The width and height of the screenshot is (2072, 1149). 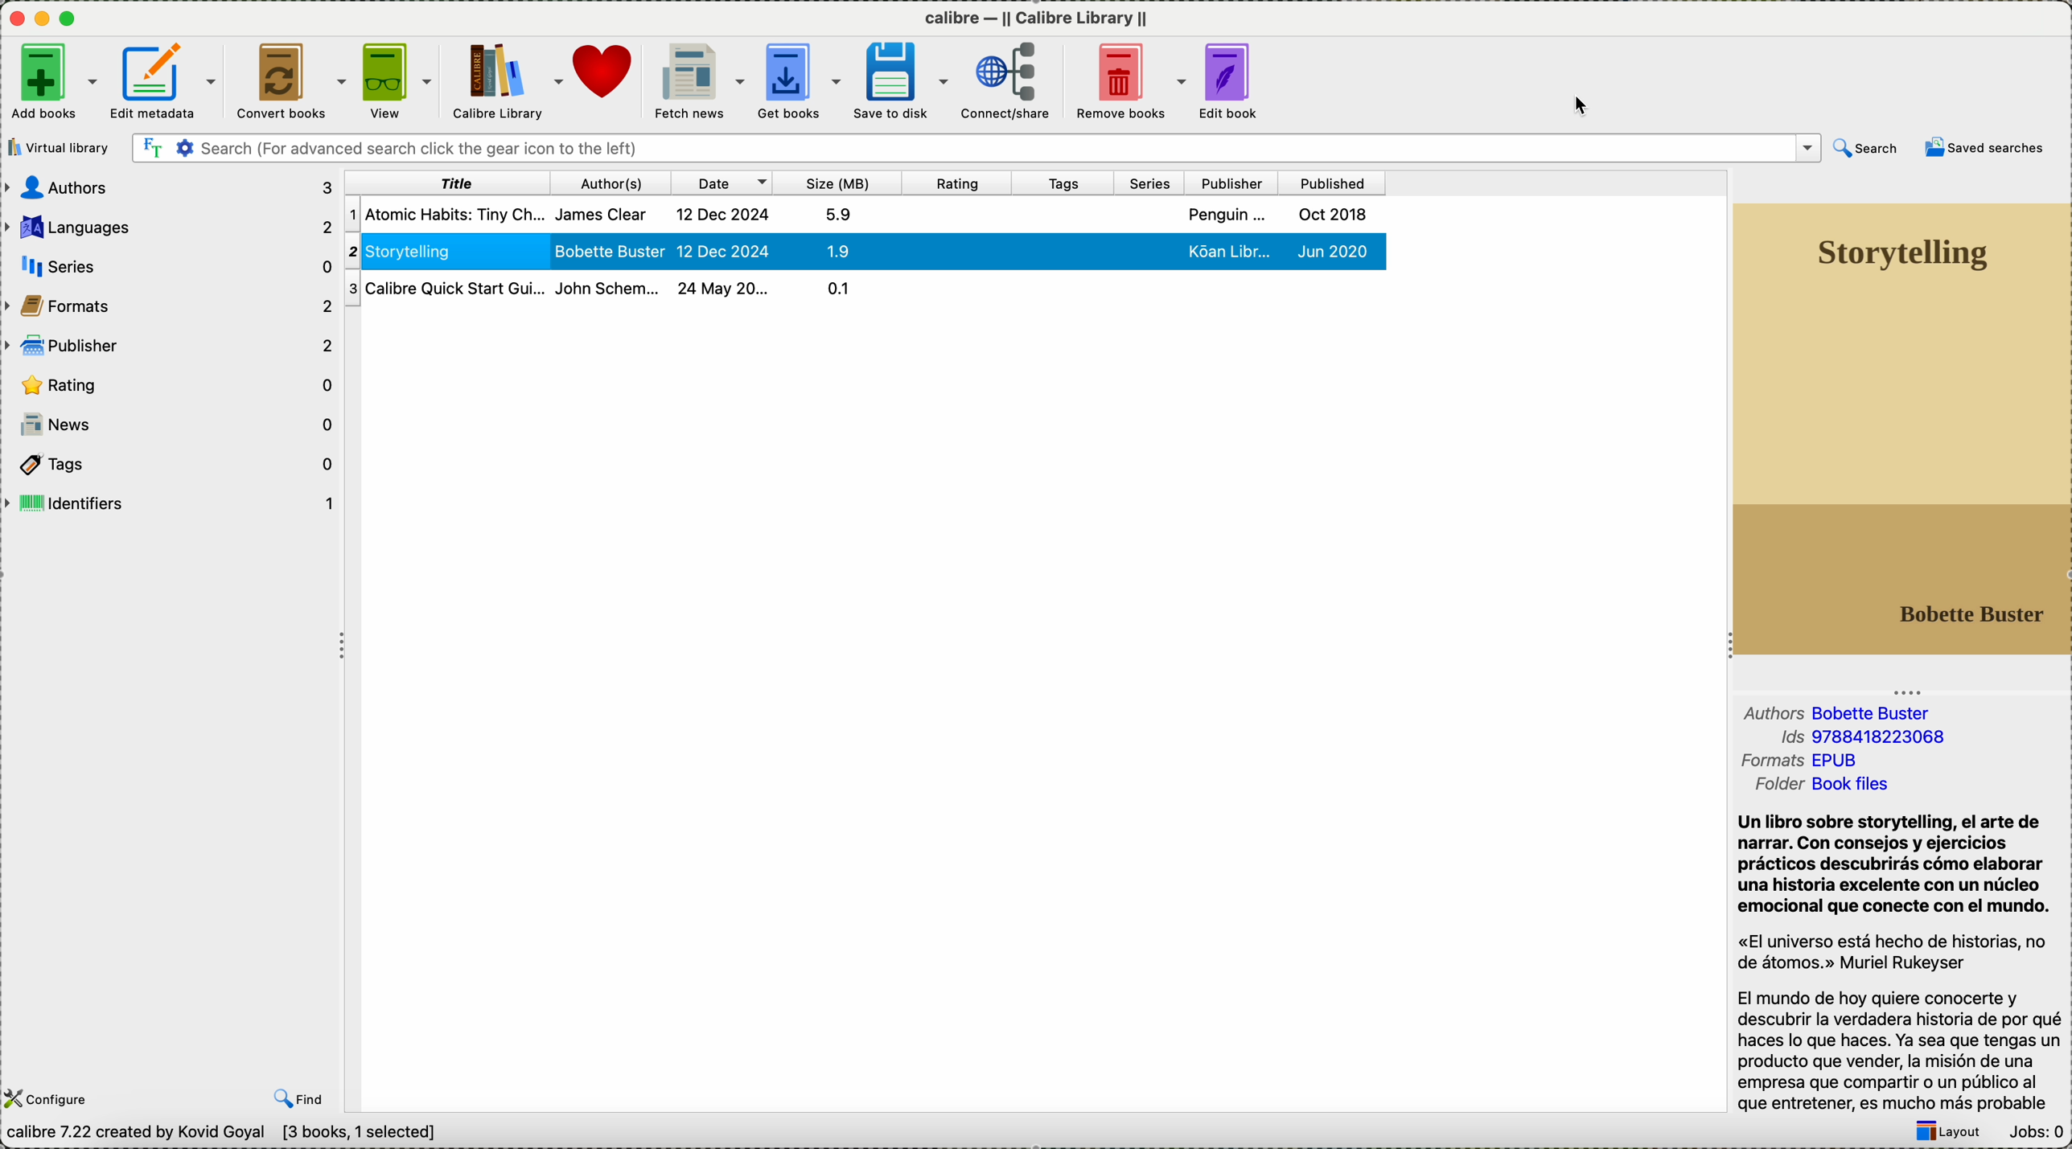 I want to click on click on storytelling book, so click(x=864, y=251).